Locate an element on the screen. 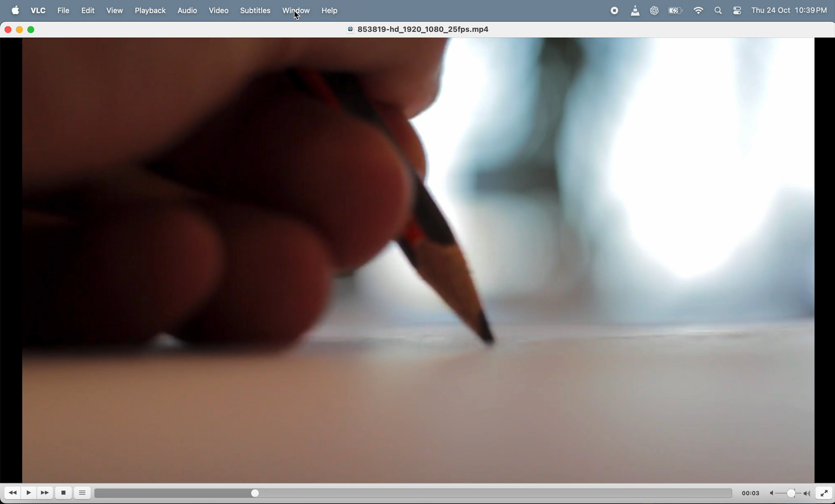 This screenshot has width=835, height=504. volume  is located at coordinates (788, 493).